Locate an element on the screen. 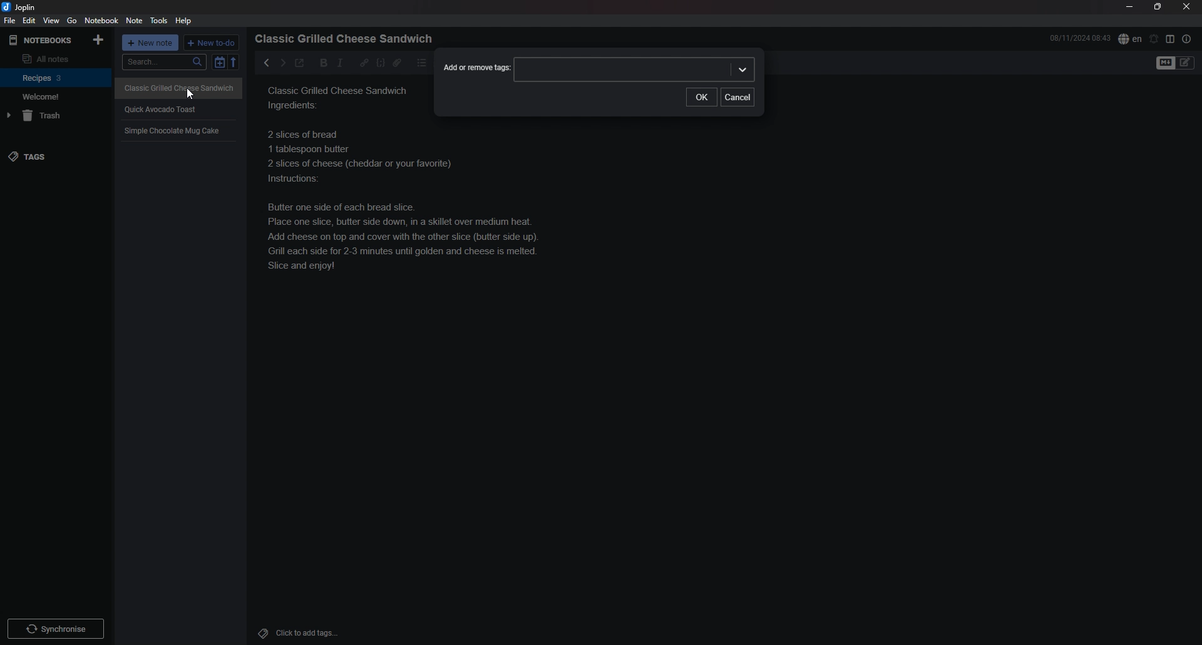  spell check is located at coordinates (1130, 38).